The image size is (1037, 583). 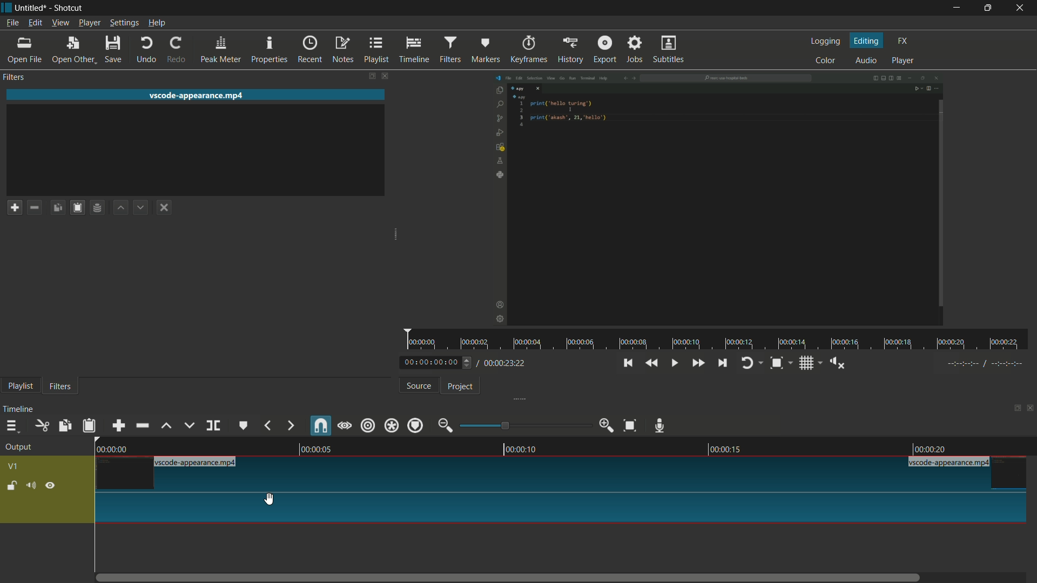 I want to click on split at playhead, so click(x=214, y=425).